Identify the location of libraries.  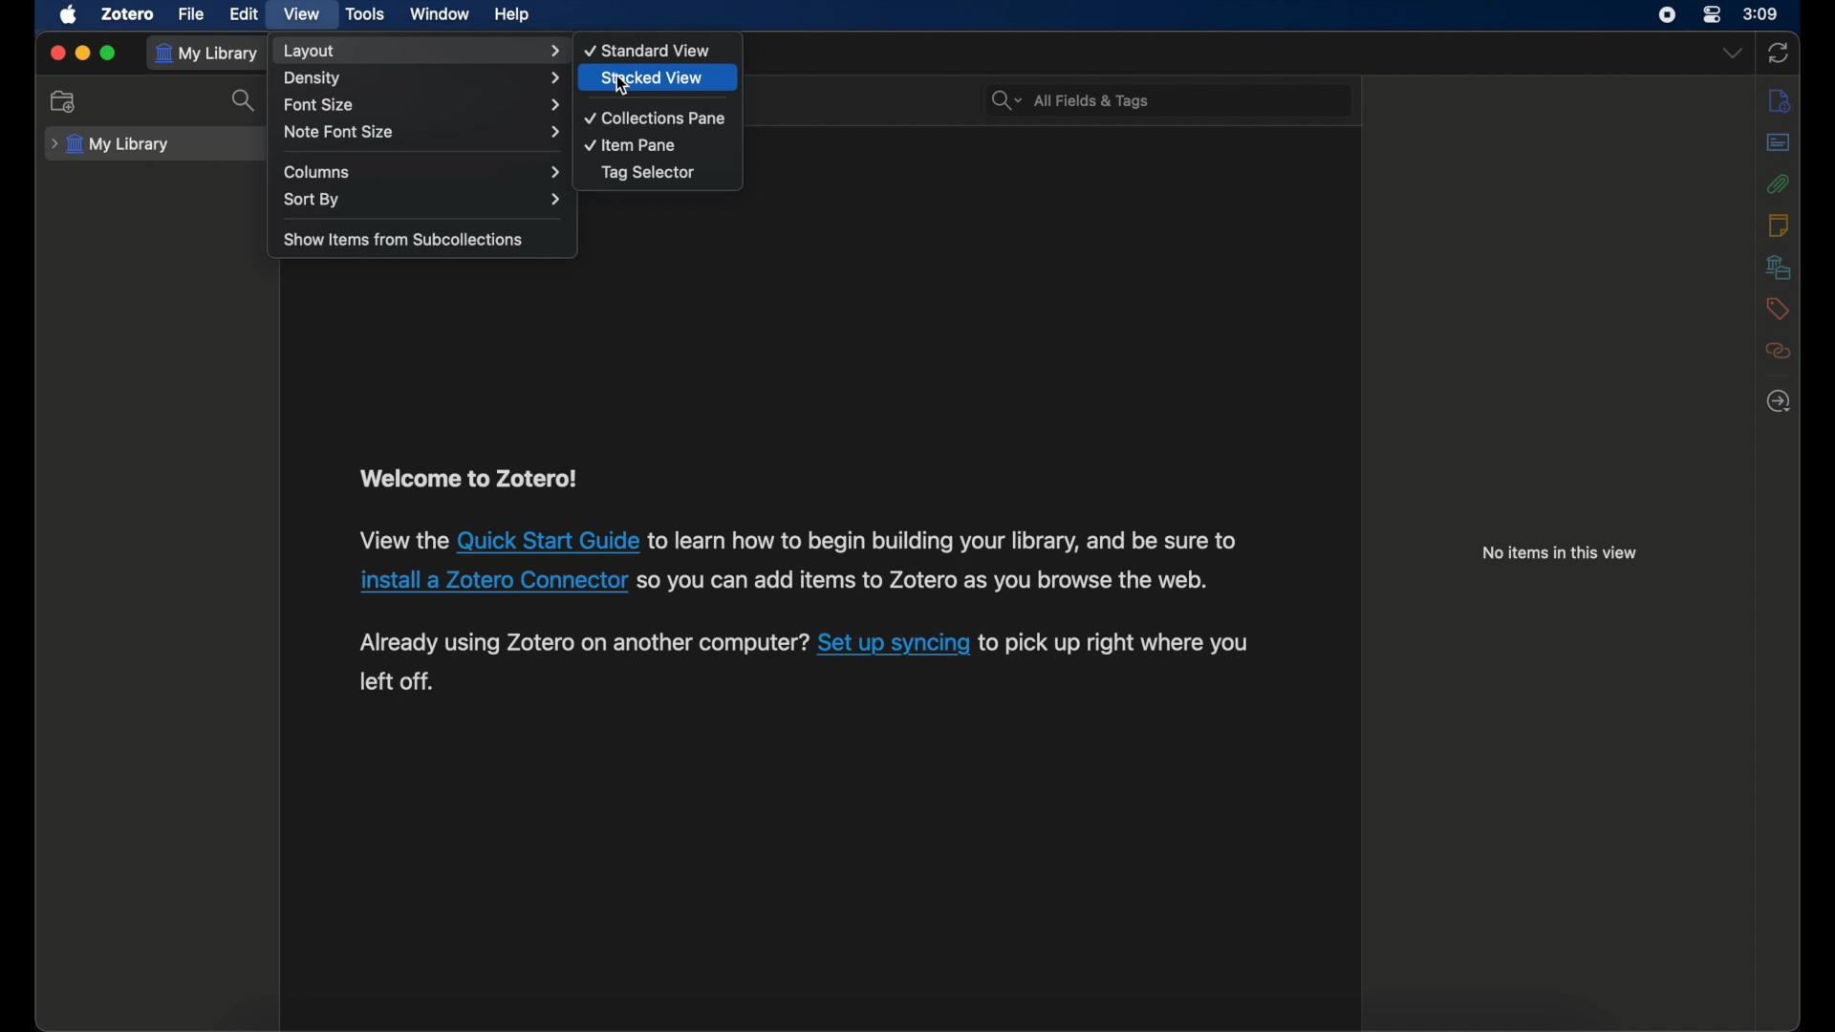
(1778, 267).